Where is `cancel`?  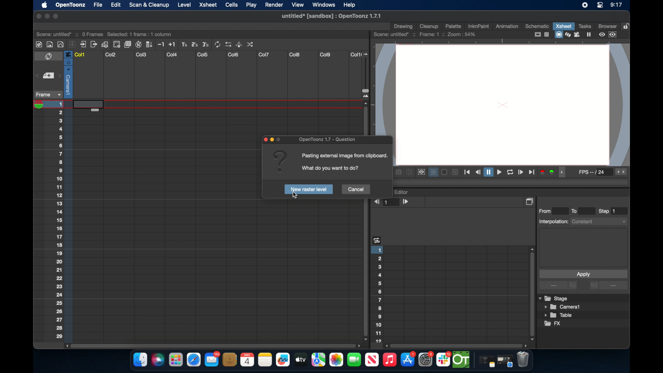 cancel is located at coordinates (357, 189).